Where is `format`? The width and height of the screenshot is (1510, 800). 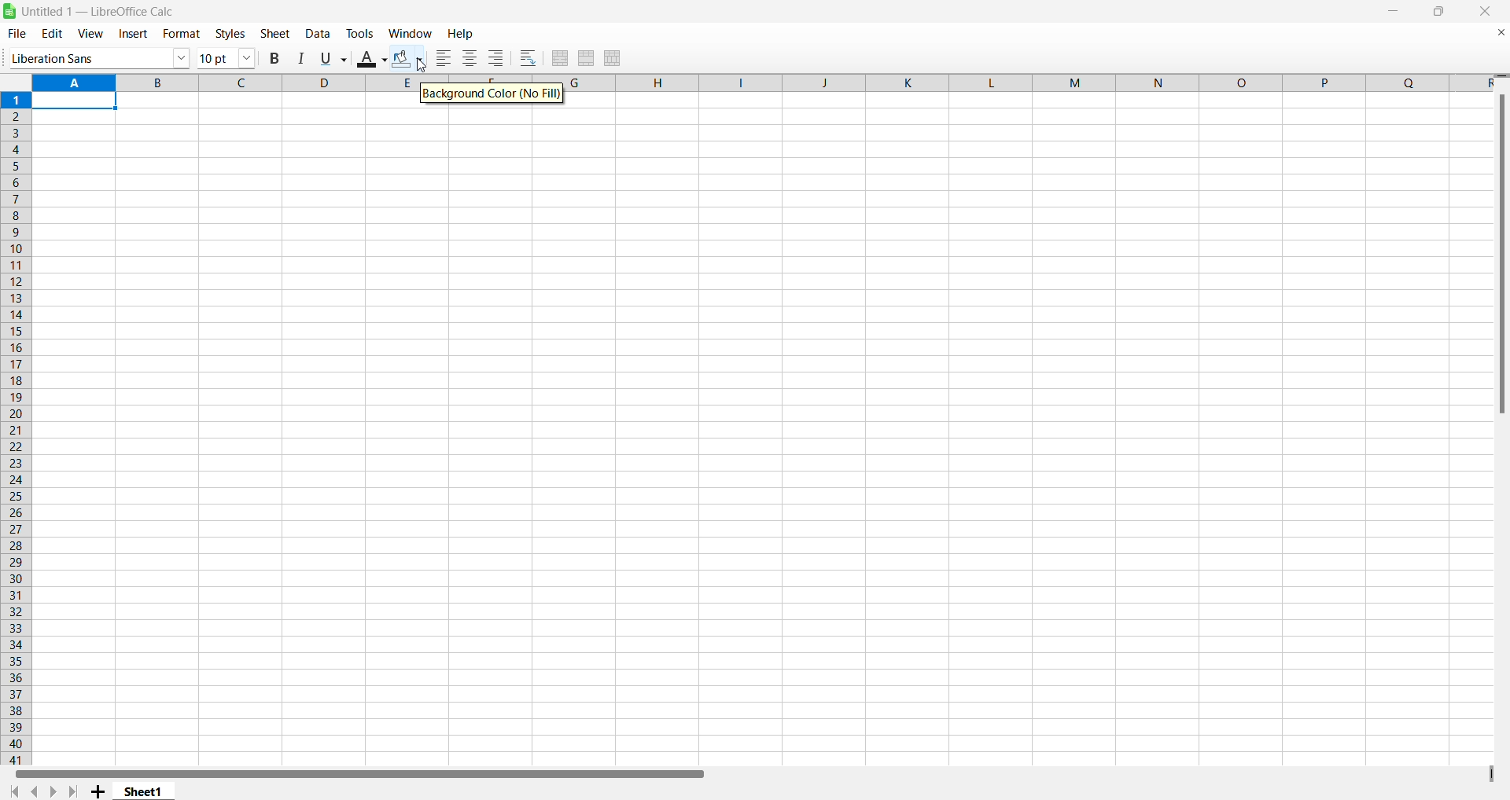 format is located at coordinates (178, 34).